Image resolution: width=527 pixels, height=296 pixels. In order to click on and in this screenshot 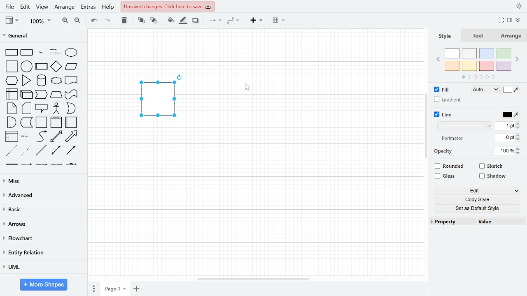, I will do `click(11, 122)`.